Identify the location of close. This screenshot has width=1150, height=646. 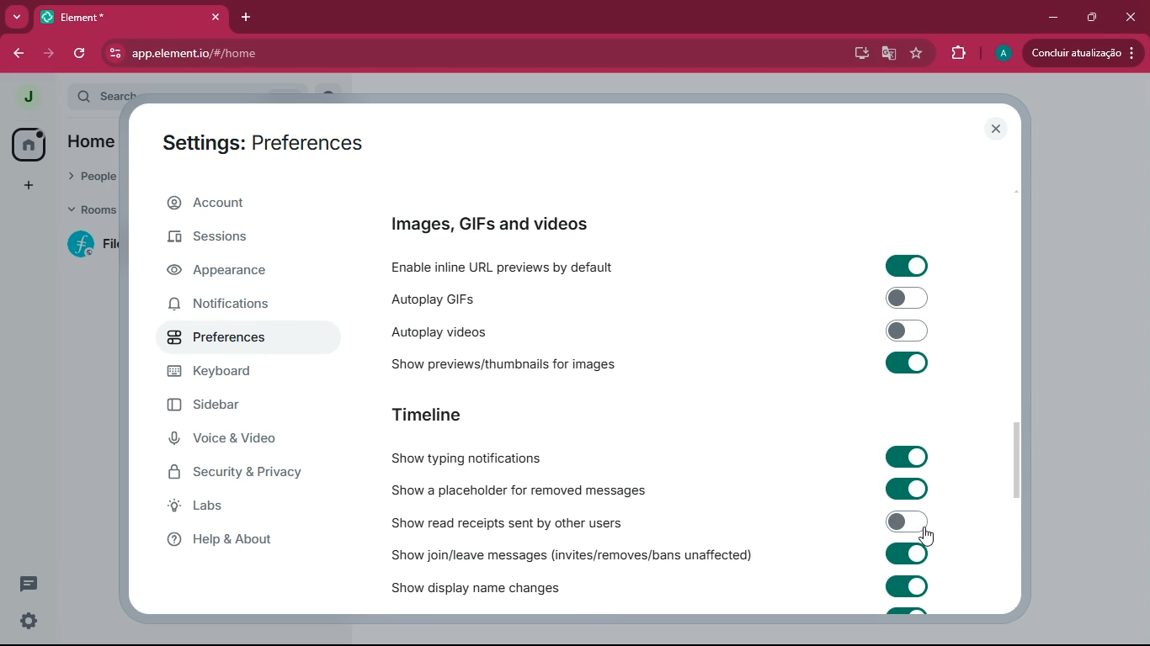
(995, 129).